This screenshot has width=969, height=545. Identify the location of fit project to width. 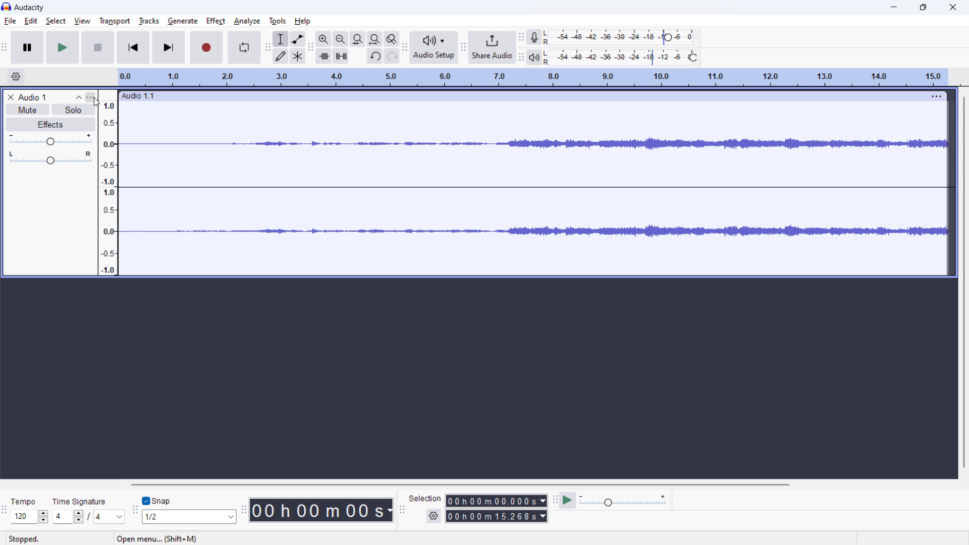
(374, 39).